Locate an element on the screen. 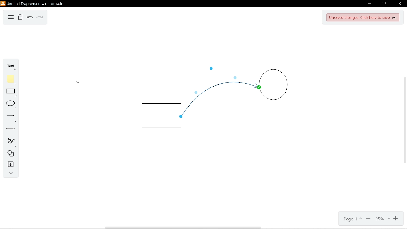 This screenshot has height=229, width=407. ELlippse is located at coordinates (10, 104).